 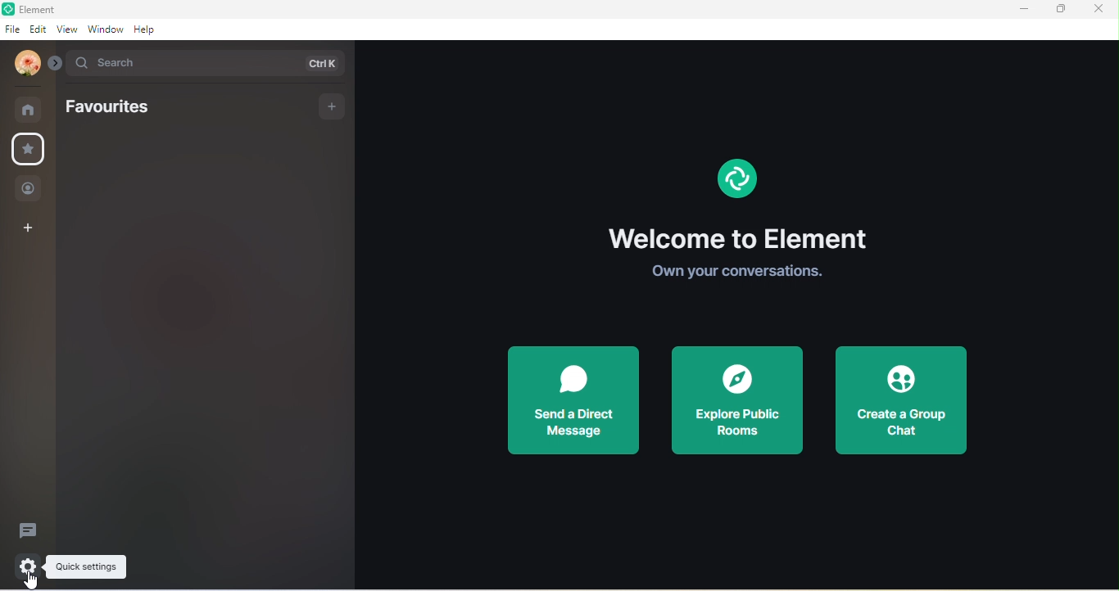 I want to click on view, so click(x=66, y=31).